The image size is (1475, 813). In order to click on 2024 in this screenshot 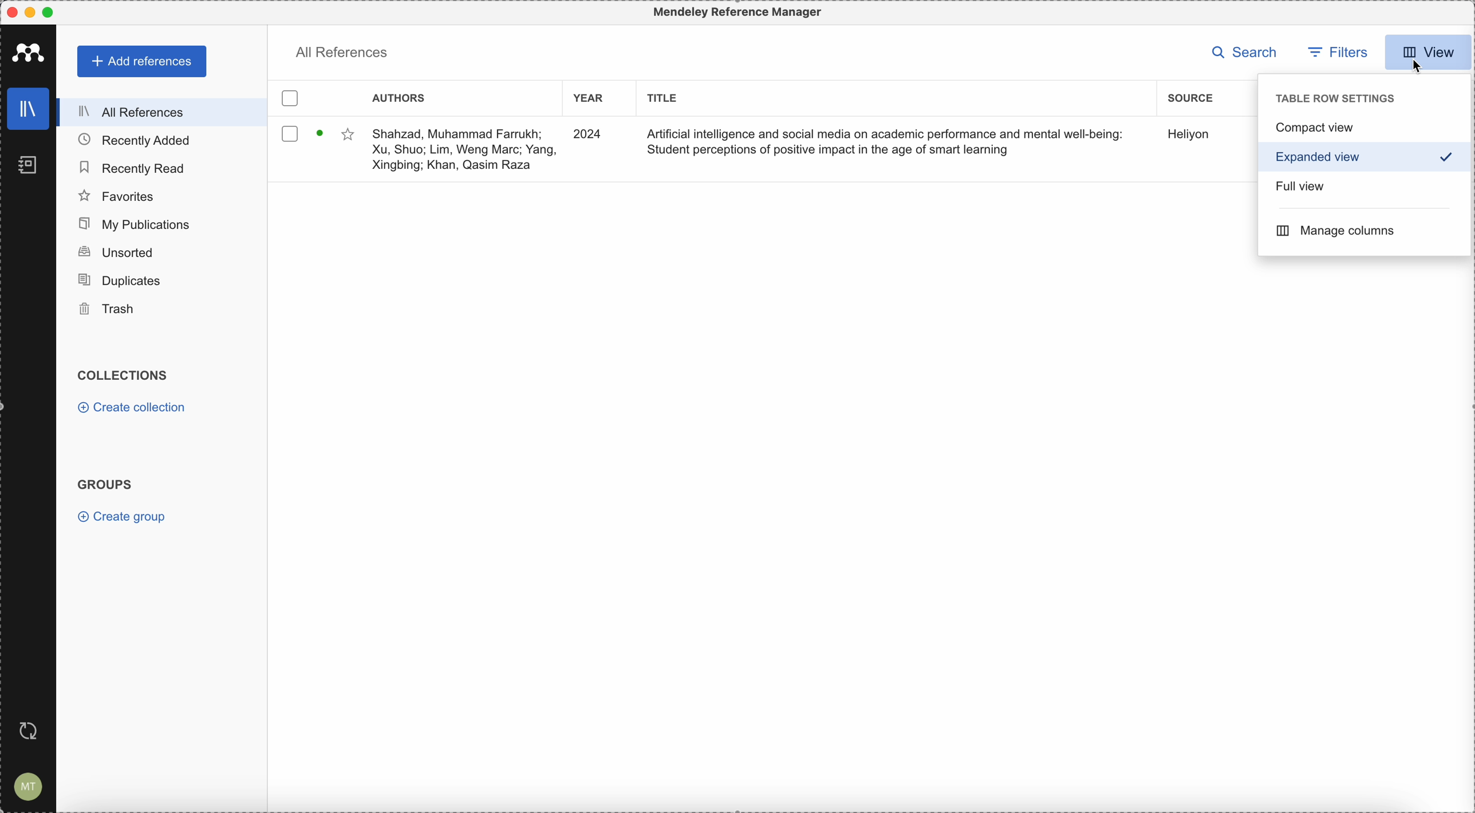, I will do `click(587, 135)`.